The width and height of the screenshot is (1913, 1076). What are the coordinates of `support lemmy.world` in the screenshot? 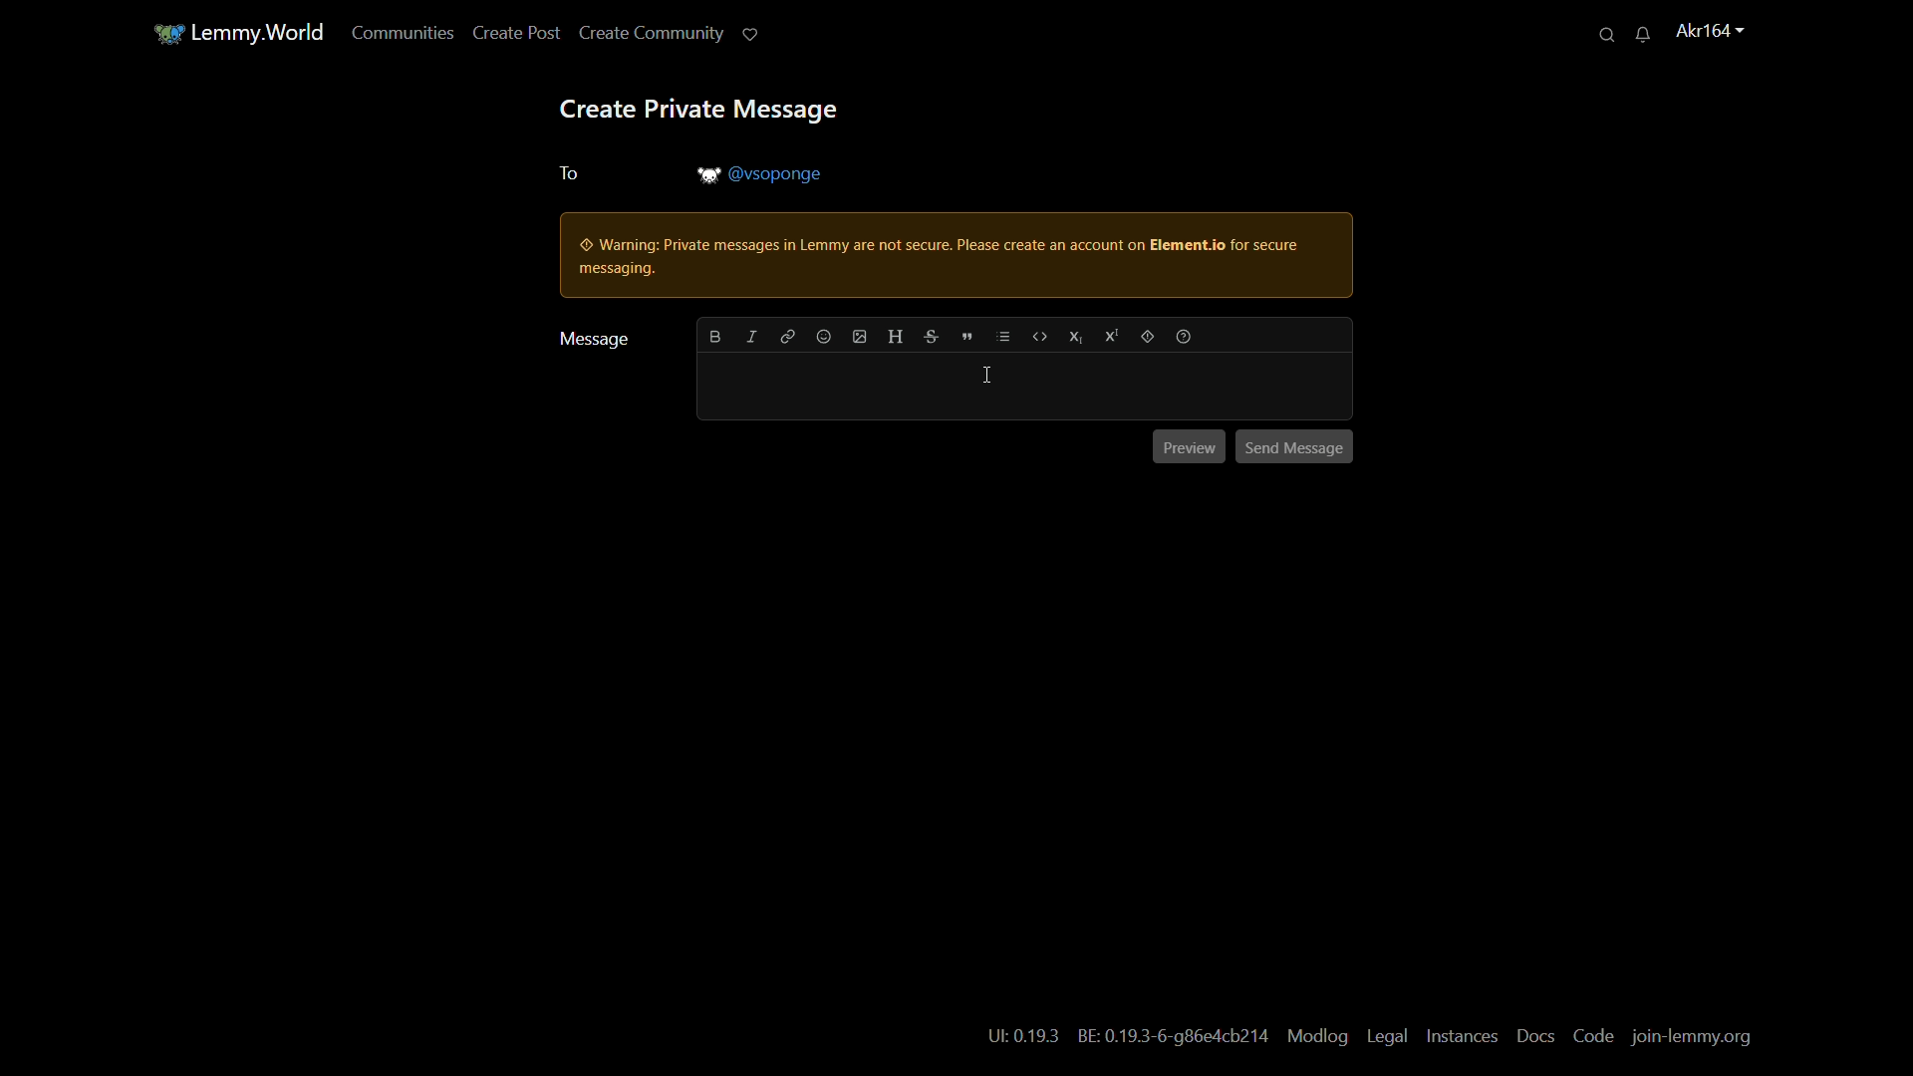 It's located at (740, 36).